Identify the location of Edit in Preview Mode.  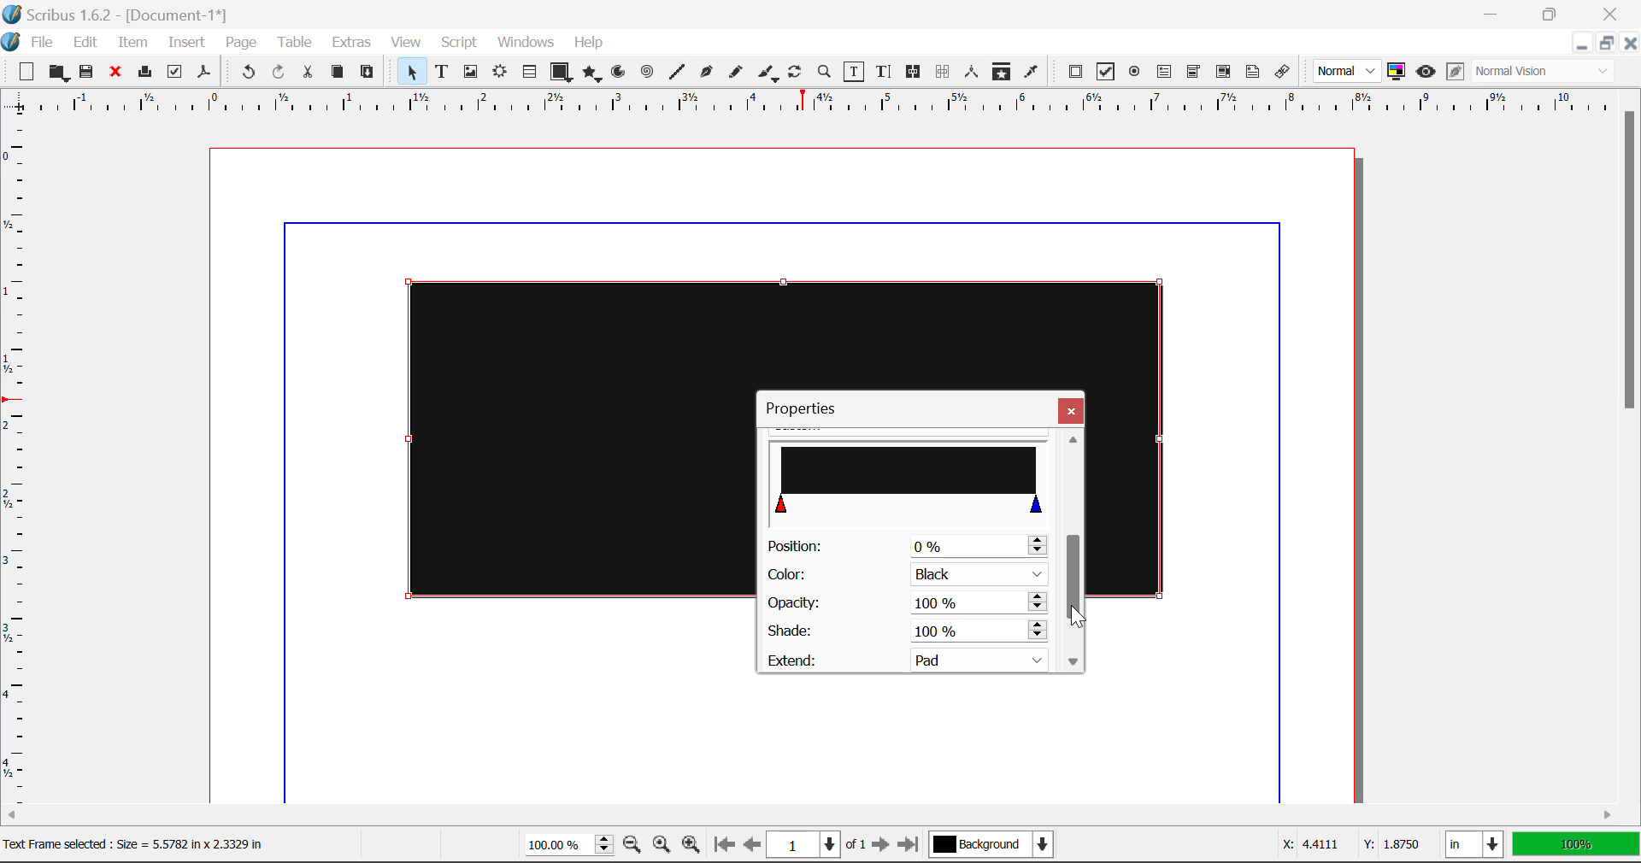
(1456, 72).